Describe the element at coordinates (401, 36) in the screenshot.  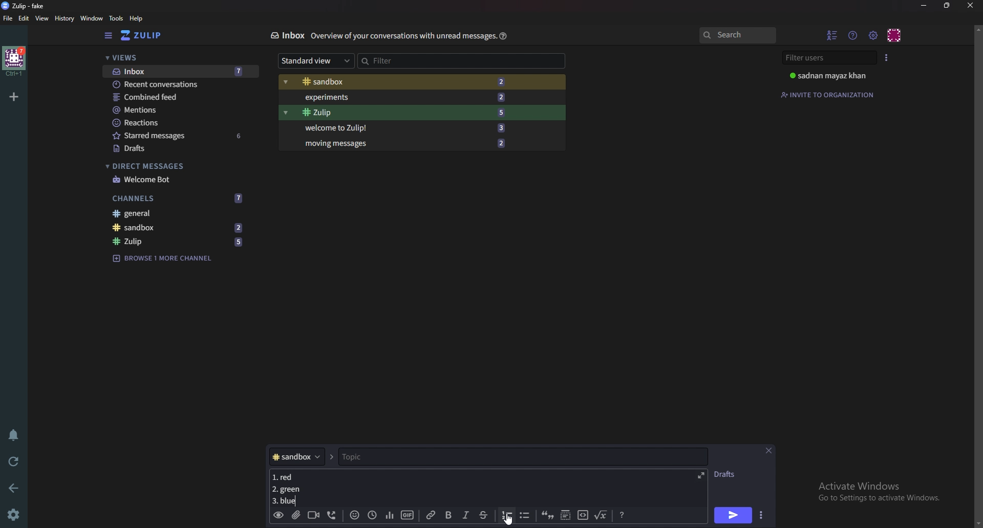
I see `Info` at that location.